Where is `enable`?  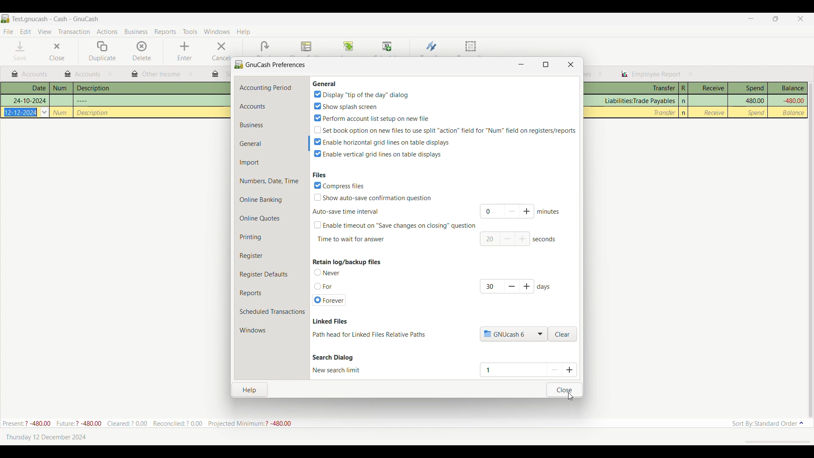
enable is located at coordinates (383, 142).